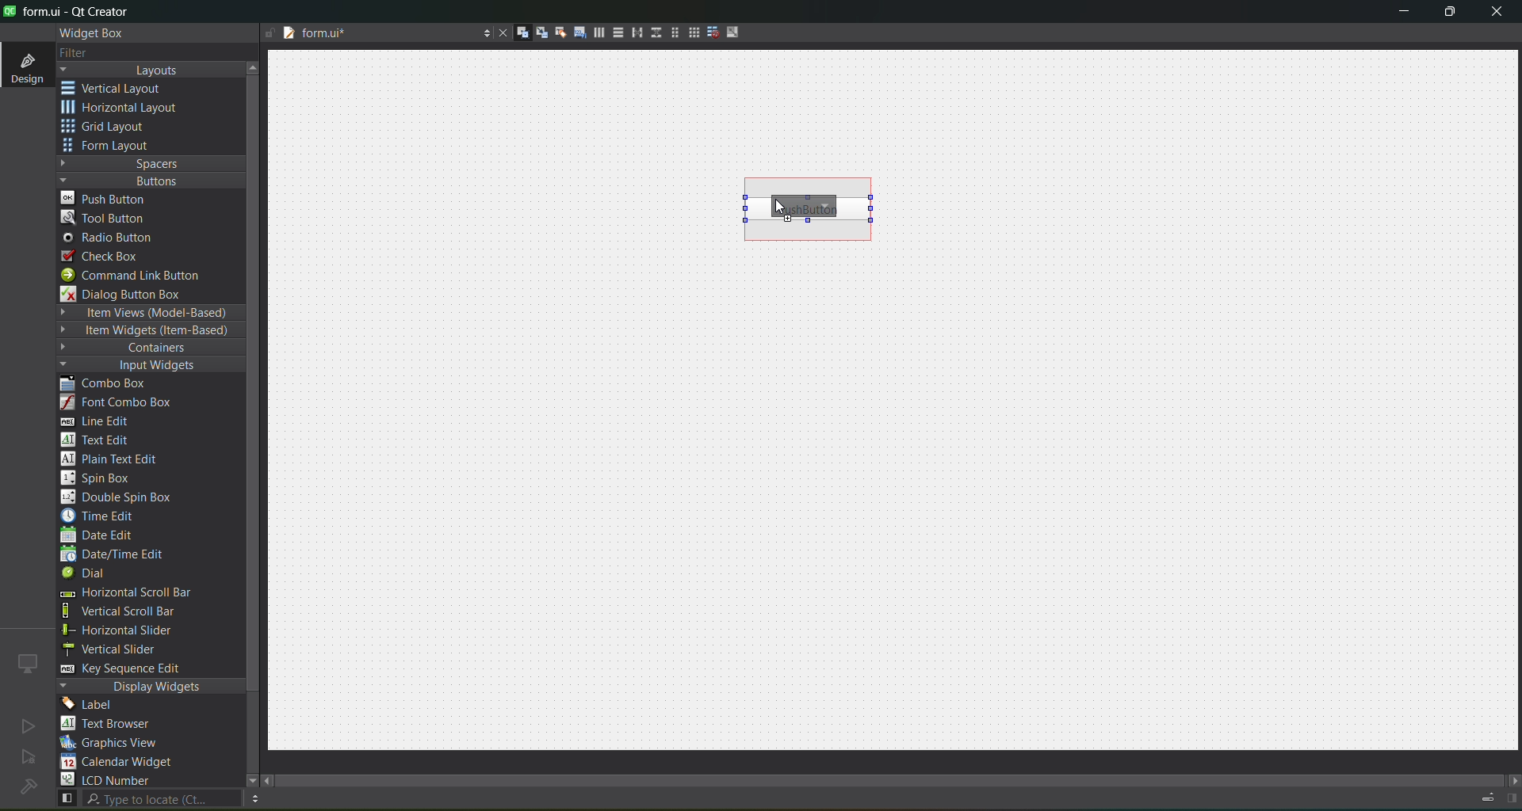 The image size is (1522, 811). What do you see at coordinates (122, 403) in the screenshot?
I see `font combo box` at bounding box center [122, 403].